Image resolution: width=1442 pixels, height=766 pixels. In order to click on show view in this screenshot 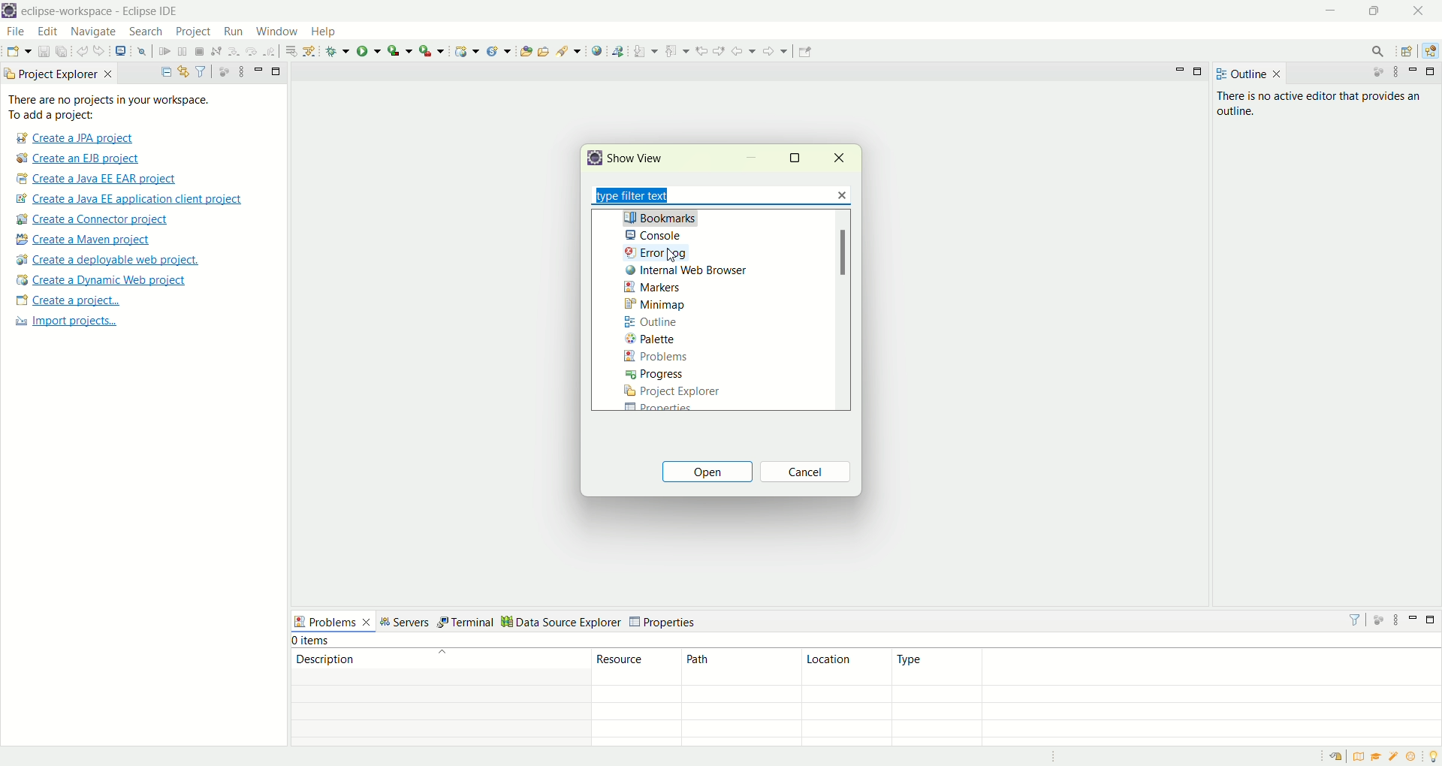, I will do `click(638, 157)`.